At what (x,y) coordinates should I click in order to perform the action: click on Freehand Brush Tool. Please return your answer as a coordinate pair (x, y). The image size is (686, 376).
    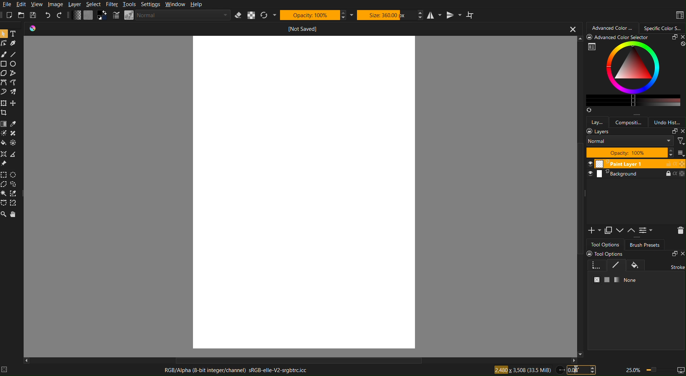
    Looking at the image, I should click on (4, 92).